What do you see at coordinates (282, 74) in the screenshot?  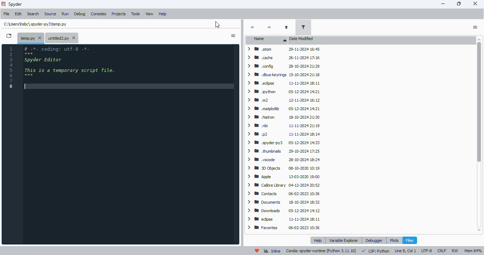 I see `> WM .dbuskeyrings 15-10-2024 21:18` at bounding box center [282, 74].